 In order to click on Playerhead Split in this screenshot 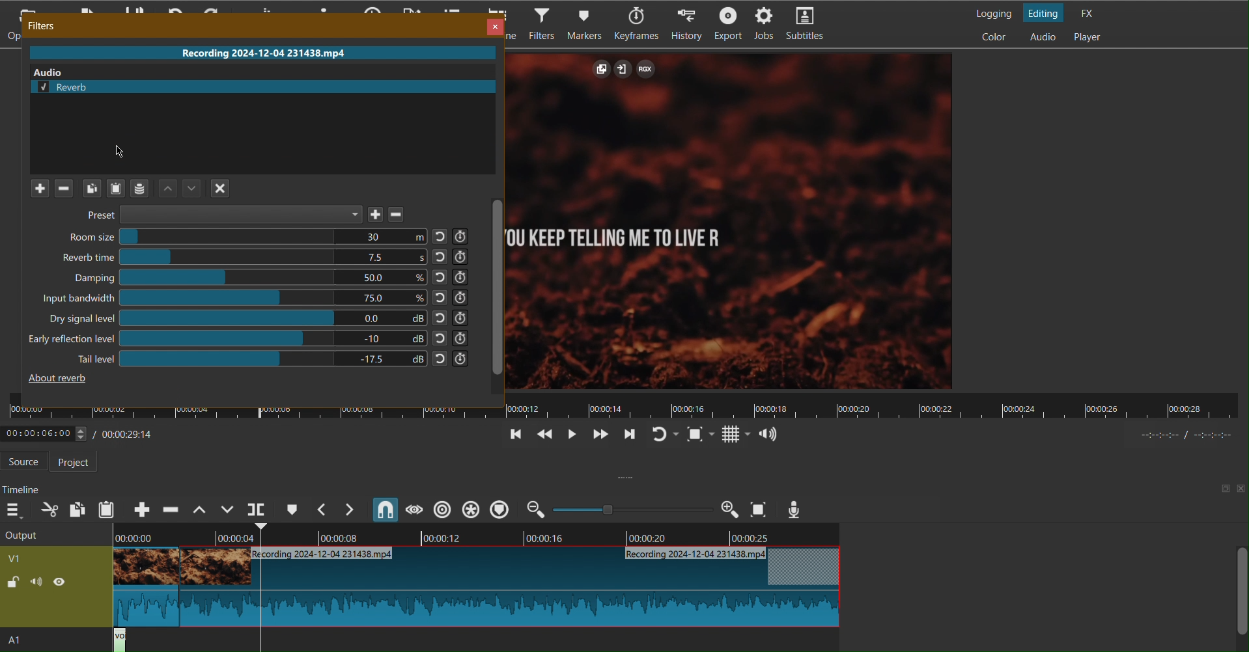, I will do `click(257, 509)`.